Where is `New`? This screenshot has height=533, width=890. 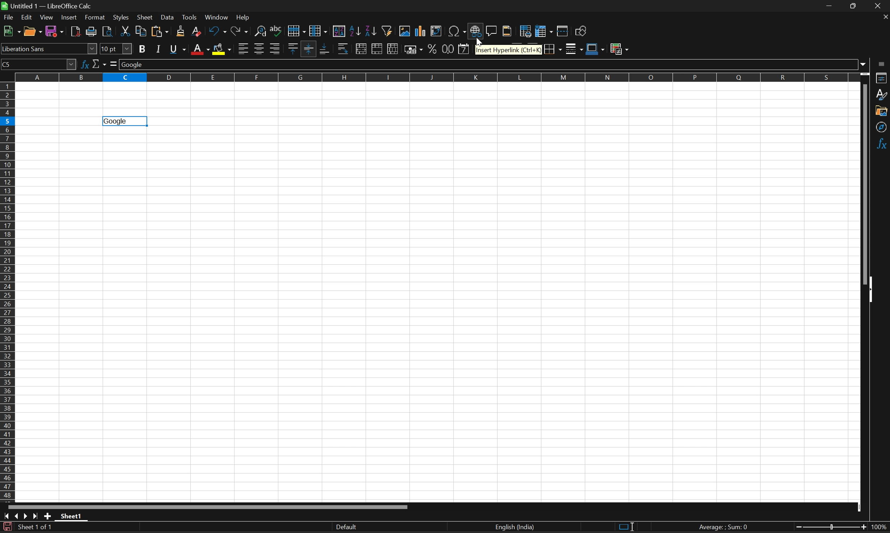
New is located at coordinates (11, 31).